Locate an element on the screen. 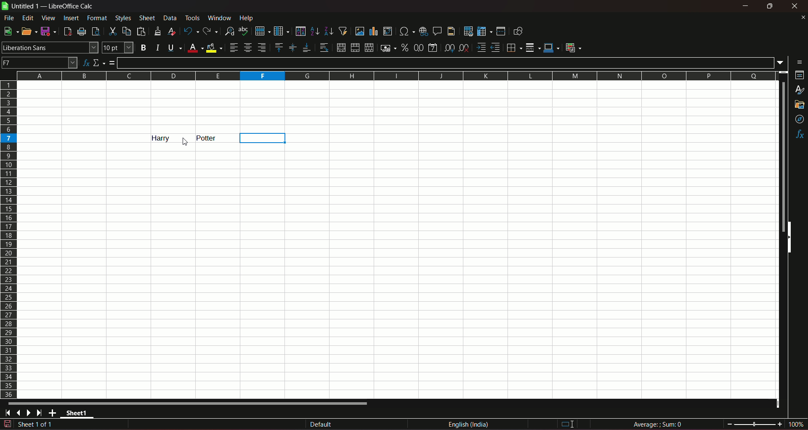  undo is located at coordinates (190, 31).